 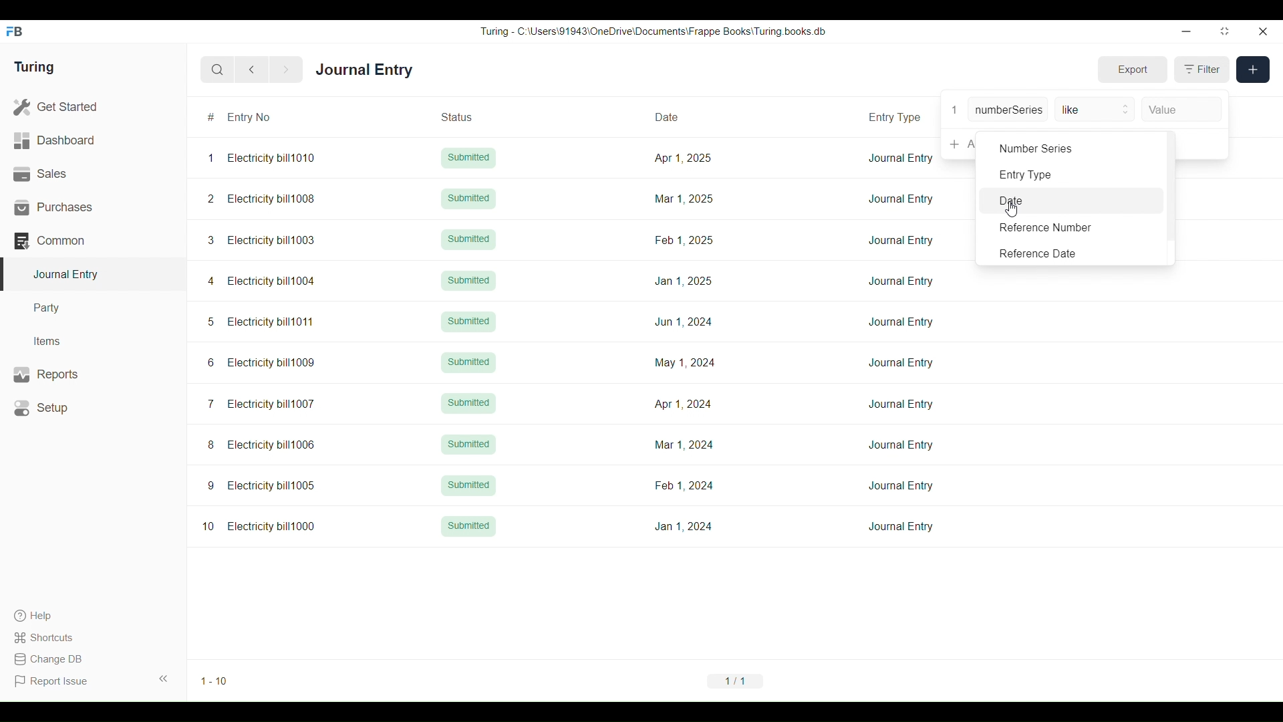 What do you see at coordinates (51, 638) in the screenshot?
I see `Shortcuts` at bounding box center [51, 638].